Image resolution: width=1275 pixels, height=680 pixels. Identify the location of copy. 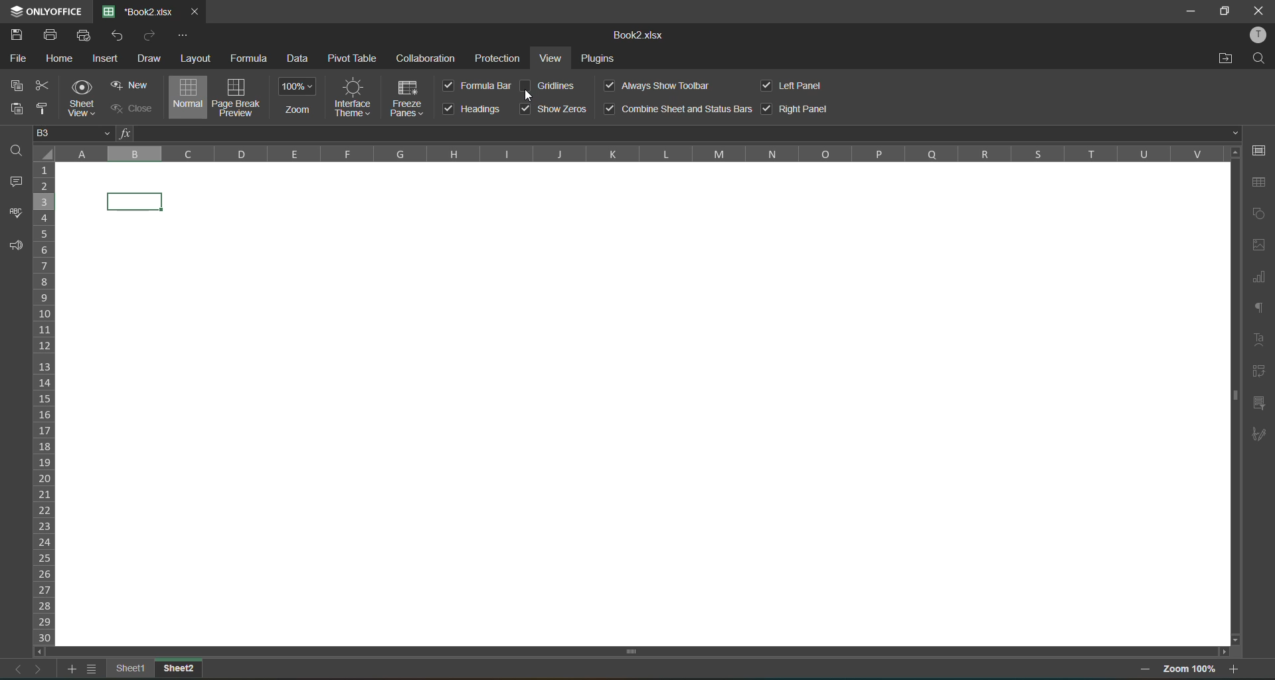
(20, 86).